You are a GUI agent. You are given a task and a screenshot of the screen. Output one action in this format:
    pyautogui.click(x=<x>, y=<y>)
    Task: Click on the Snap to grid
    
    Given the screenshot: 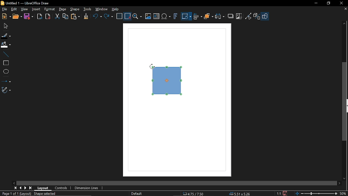 What is the action you would take?
    pyautogui.click(x=128, y=16)
    